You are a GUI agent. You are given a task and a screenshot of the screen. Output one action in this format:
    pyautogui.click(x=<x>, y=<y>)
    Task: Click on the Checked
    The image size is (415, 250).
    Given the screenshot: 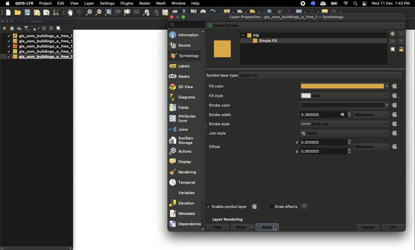 What is the action you would take?
    pyautogui.click(x=8, y=41)
    